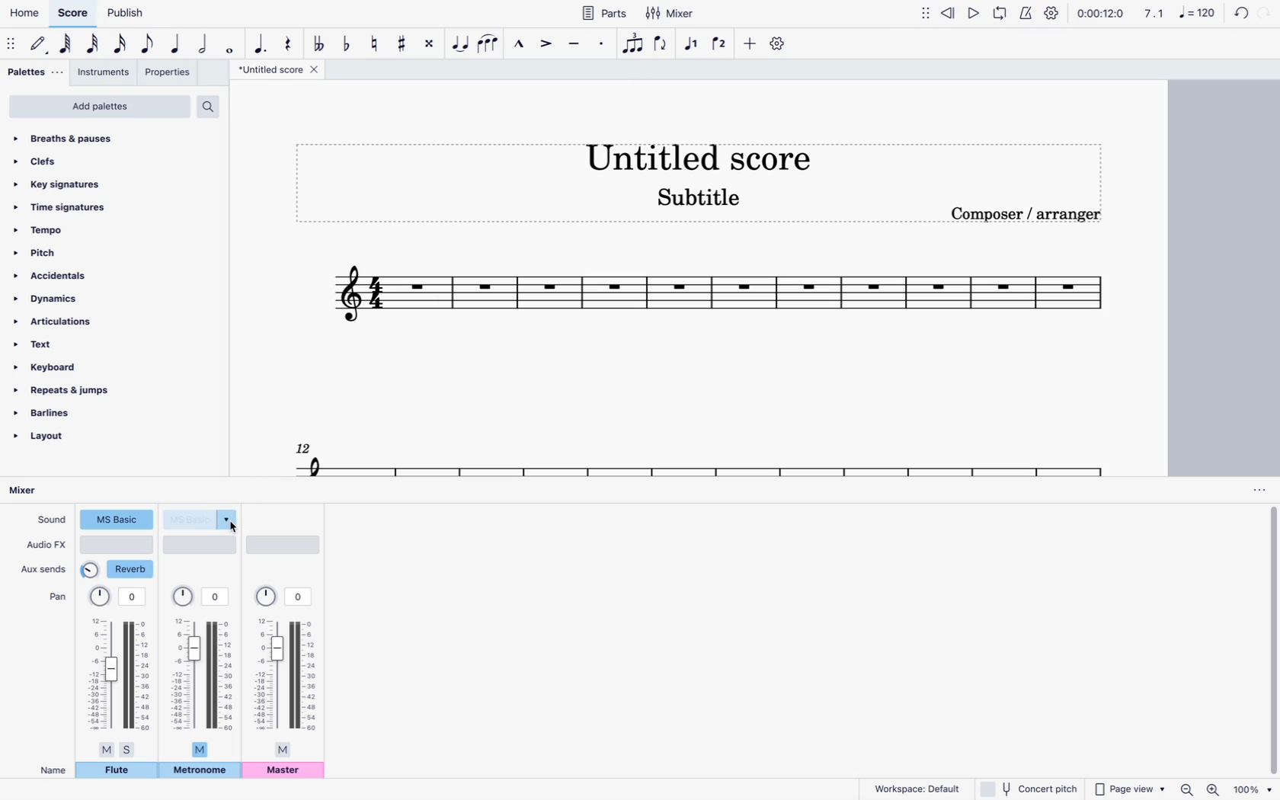 Image resolution: width=1280 pixels, height=800 pixels. Describe the element at coordinates (430, 45) in the screenshot. I see `toggle double sharp` at that location.